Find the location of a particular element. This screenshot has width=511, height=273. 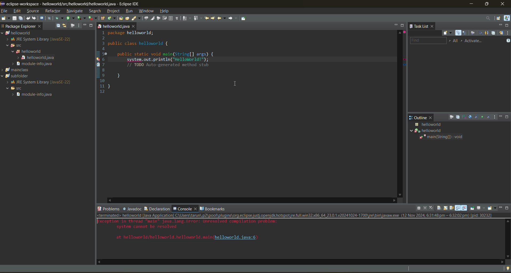

search is located at coordinates (94, 11).